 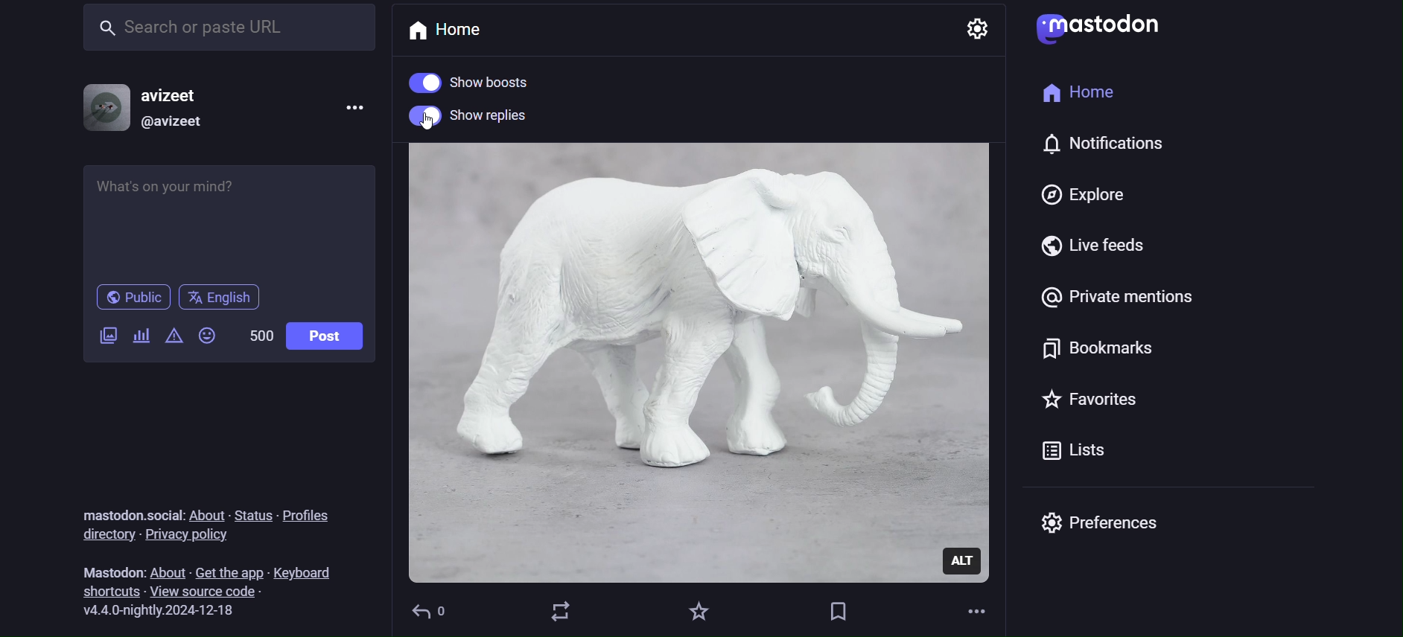 I want to click on view source code, so click(x=215, y=592).